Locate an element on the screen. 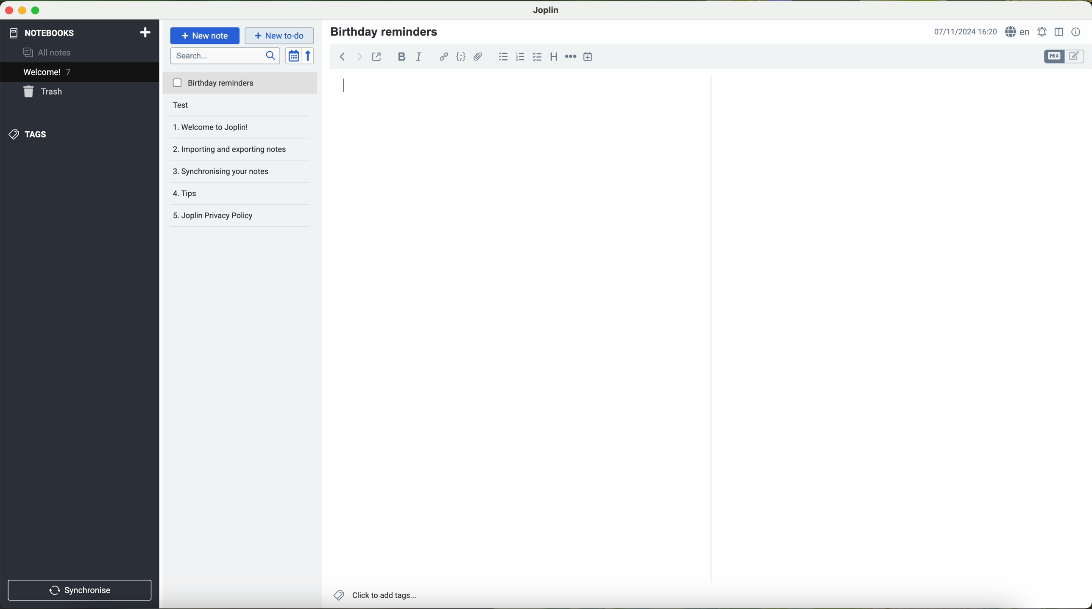  numbered list is located at coordinates (519, 56).